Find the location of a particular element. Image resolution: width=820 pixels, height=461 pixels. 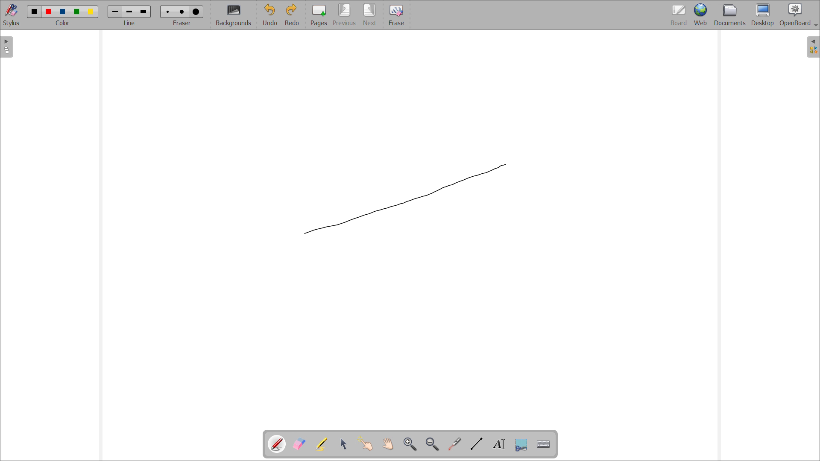

pen tool is located at coordinates (278, 444).